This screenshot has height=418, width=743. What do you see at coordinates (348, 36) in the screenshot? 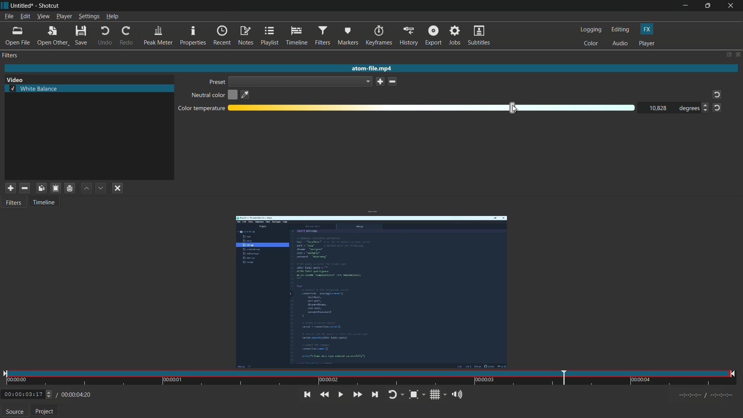
I see `markers` at bounding box center [348, 36].